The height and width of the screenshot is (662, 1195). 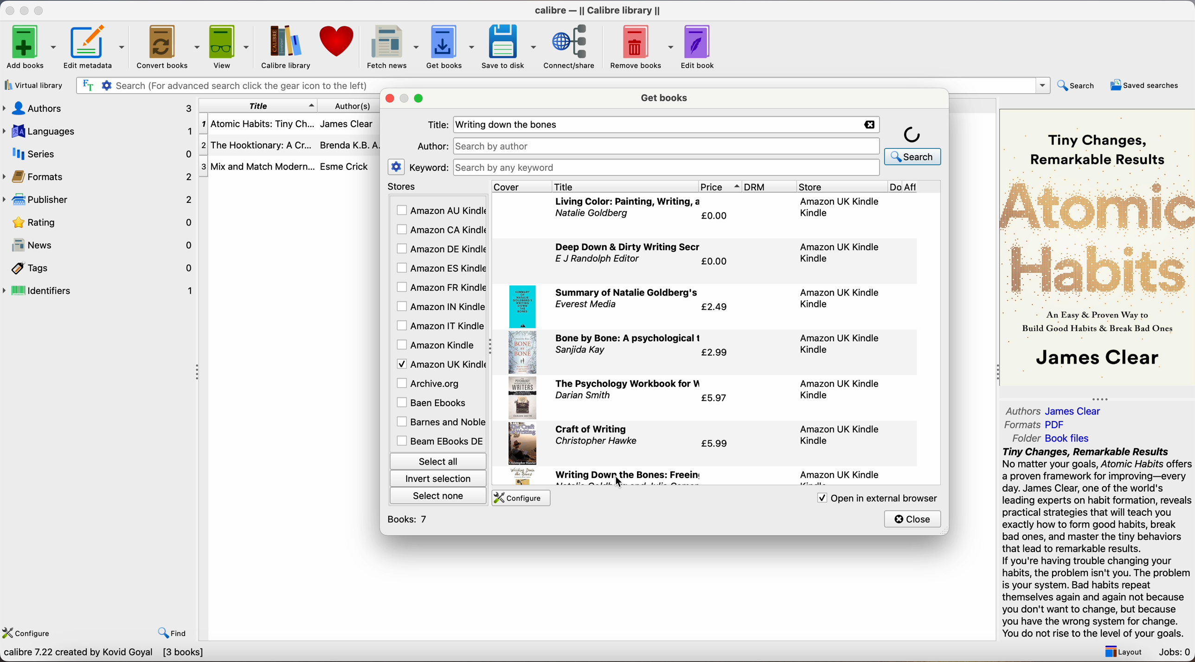 What do you see at coordinates (624, 186) in the screenshot?
I see `title` at bounding box center [624, 186].